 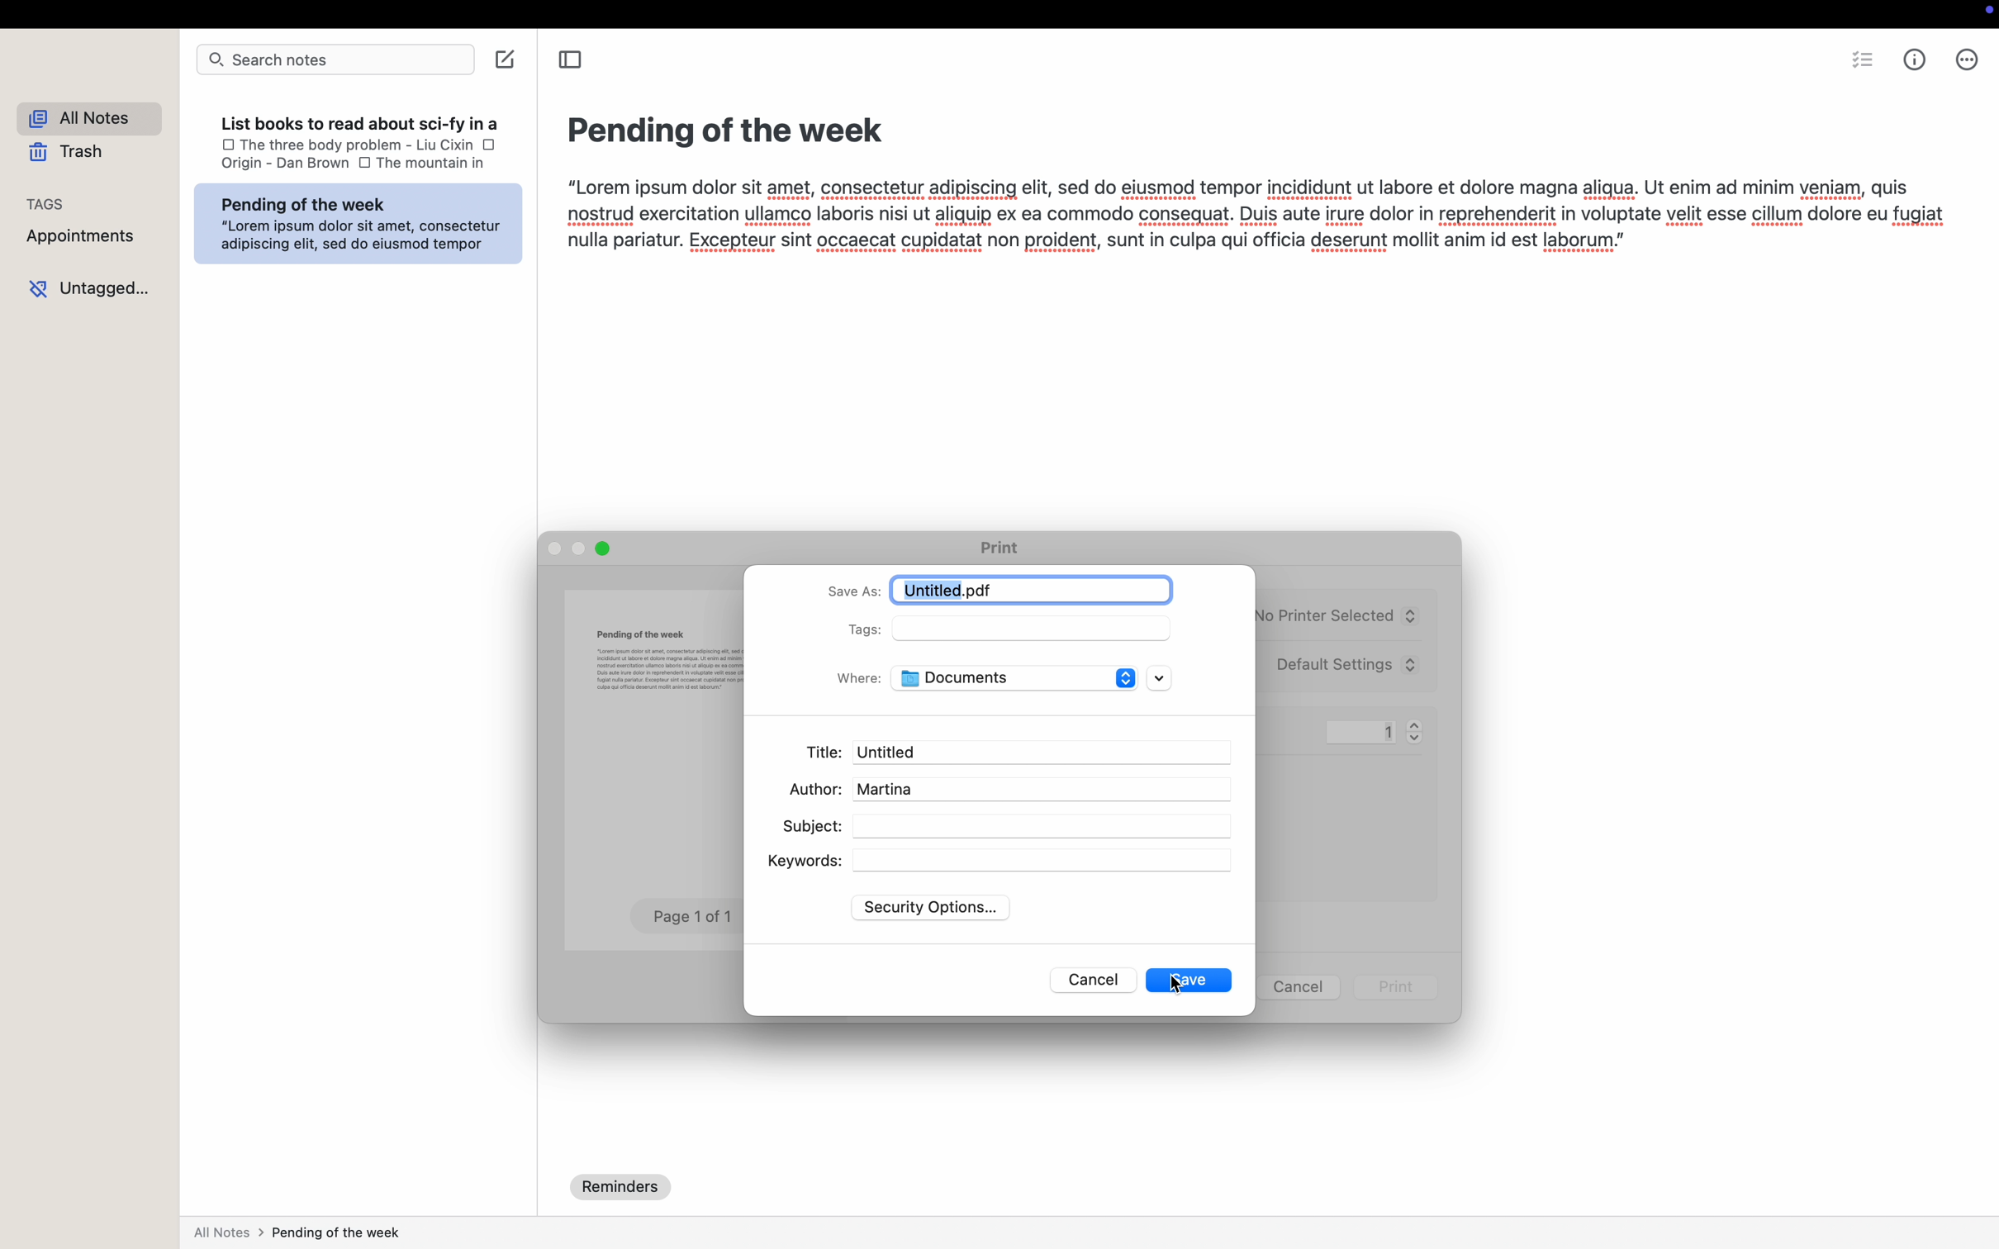 What do you see at coordinates (673, 912) in the screenshot?
I see `Page 1 0f 1` at bounding box center [673, 912].